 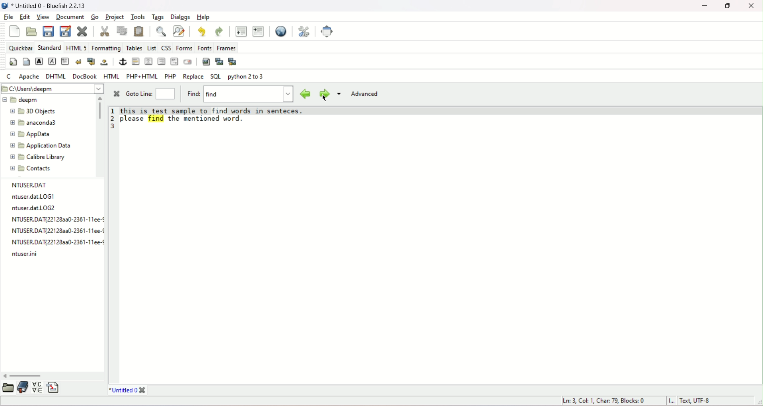 I want to click on documentation, so click(x=22, y=387).